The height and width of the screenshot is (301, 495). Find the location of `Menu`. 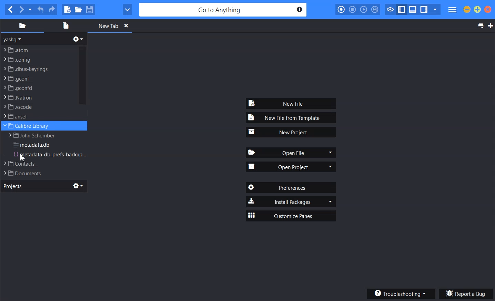

Menu is located at coordinates (453, 10).